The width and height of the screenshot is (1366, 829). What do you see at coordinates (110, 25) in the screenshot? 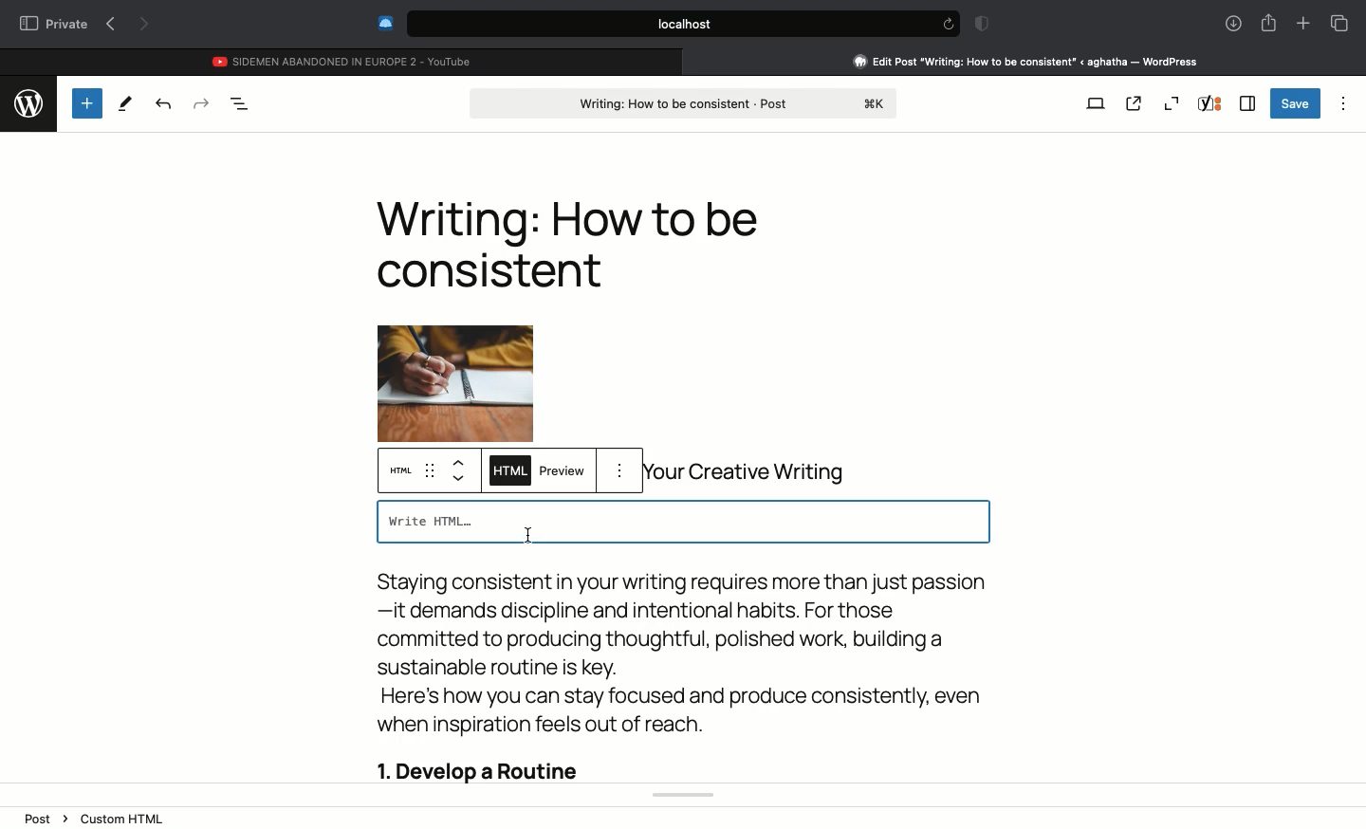
I see `Previous page` at bounding box center [110, 25].